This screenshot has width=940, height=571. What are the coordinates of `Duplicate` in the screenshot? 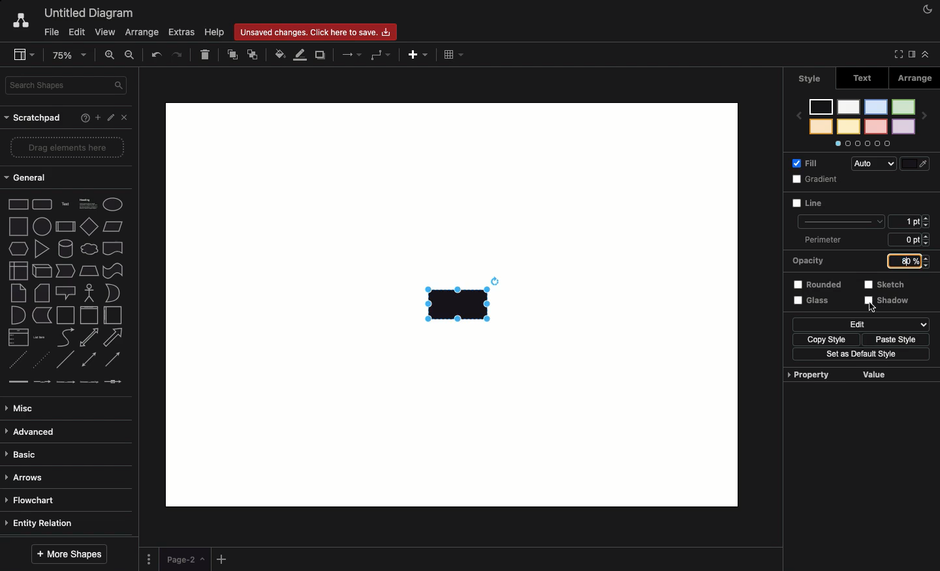 It's located at (321, 55).